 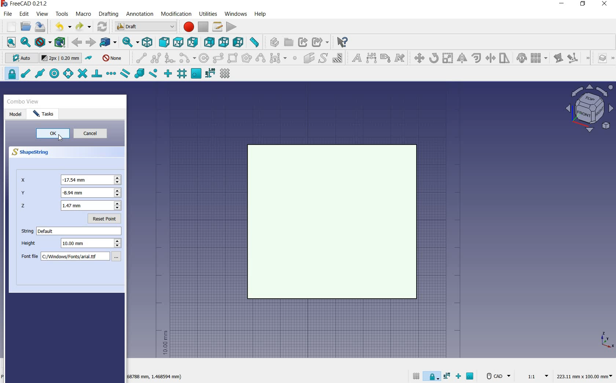 What do you see at coordinates (80, 231) in the screenshot?
I see `Text` at bounding box center [80, 231].